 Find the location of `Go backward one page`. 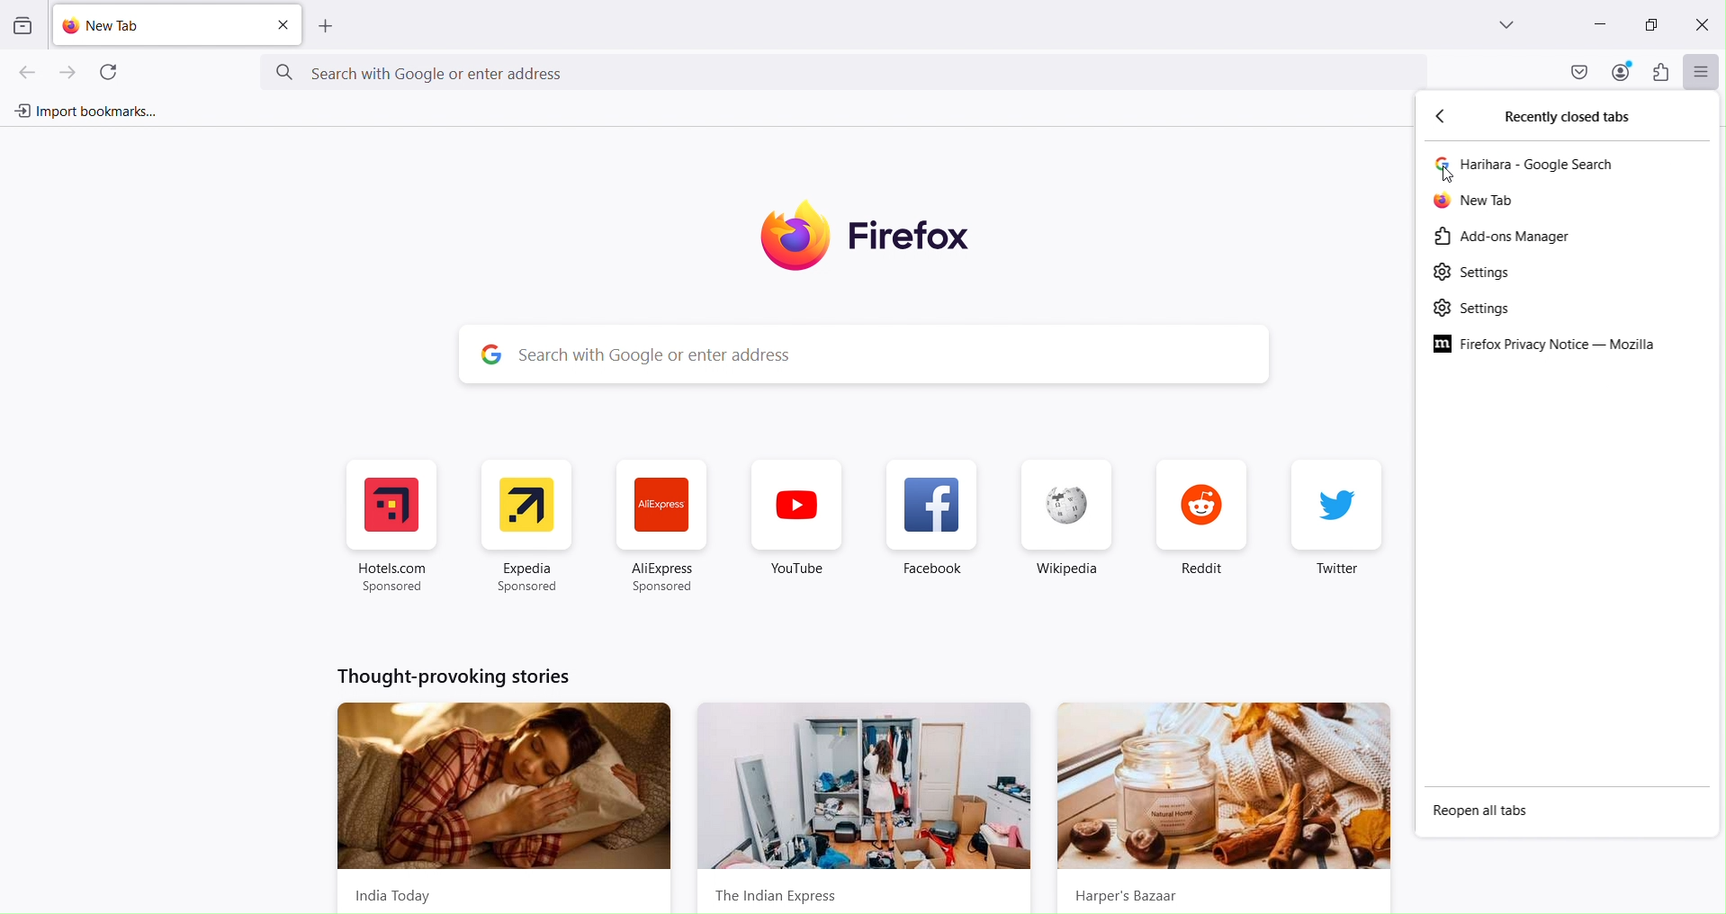

Go backward one page is located at coordinates (21, 71).